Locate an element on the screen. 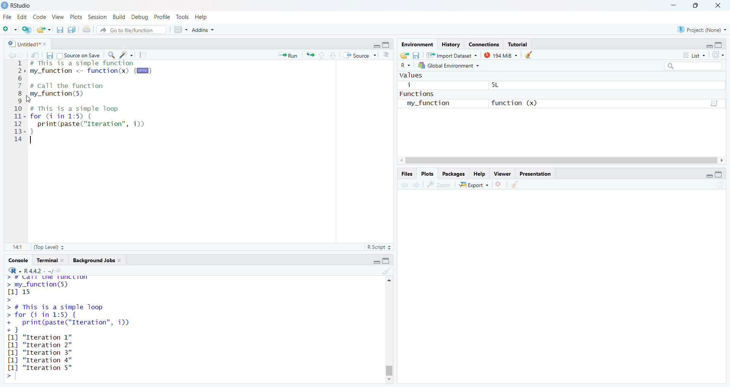 The height and width of the screenshot is (387, 730). save current document is located at coordinates (49, 55).